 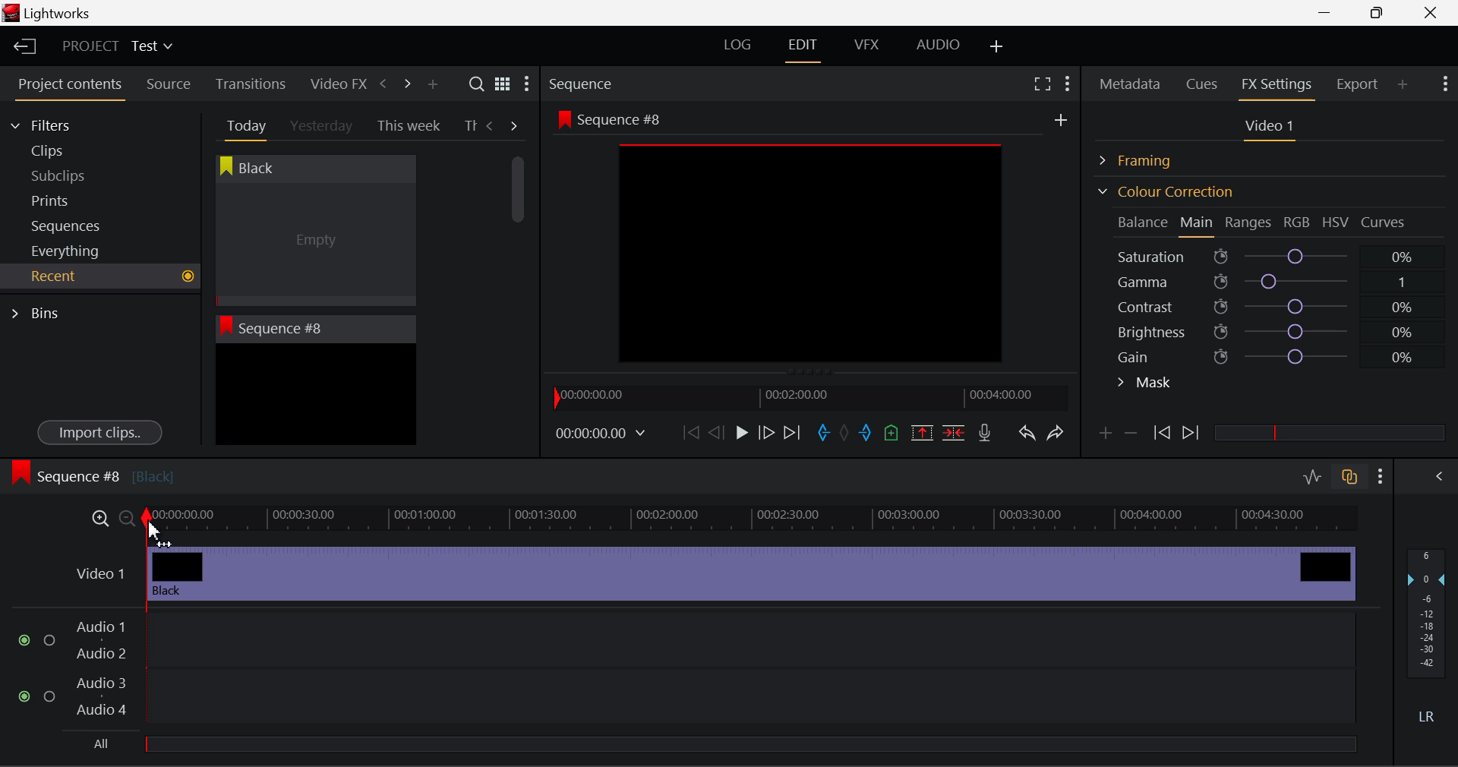 I want to click on Sequences, so click(x=70, y=224).